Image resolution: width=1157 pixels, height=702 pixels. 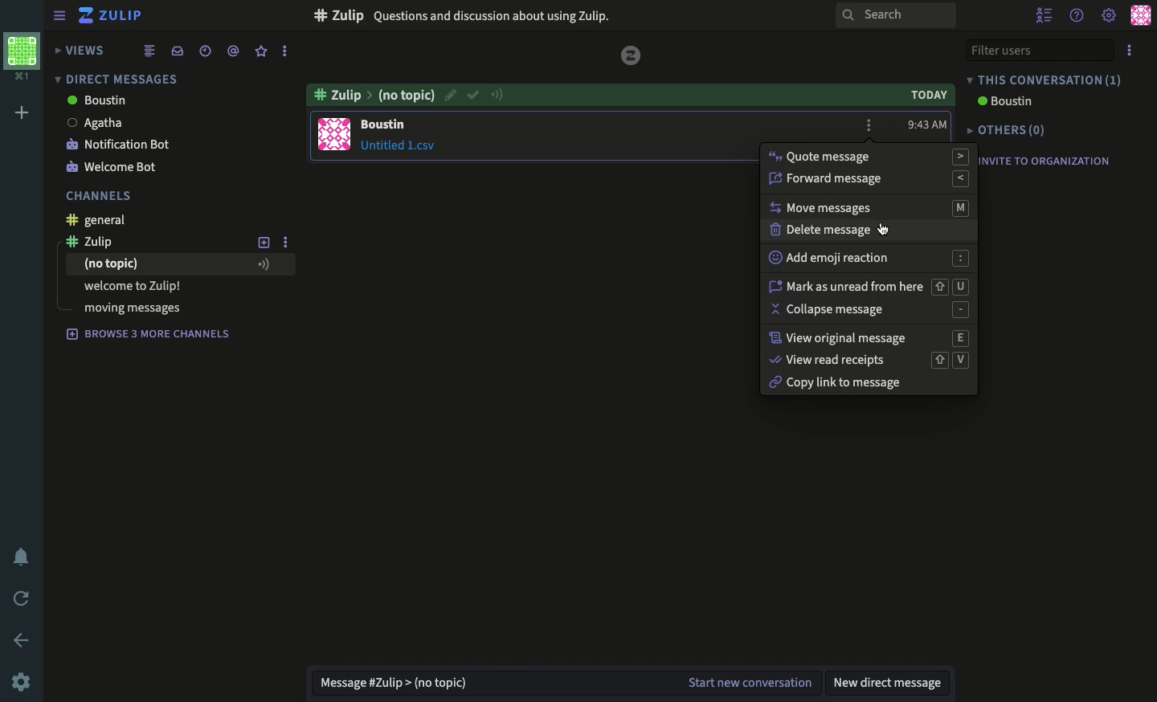 I want to click on move message, so click(x=871, y=207).